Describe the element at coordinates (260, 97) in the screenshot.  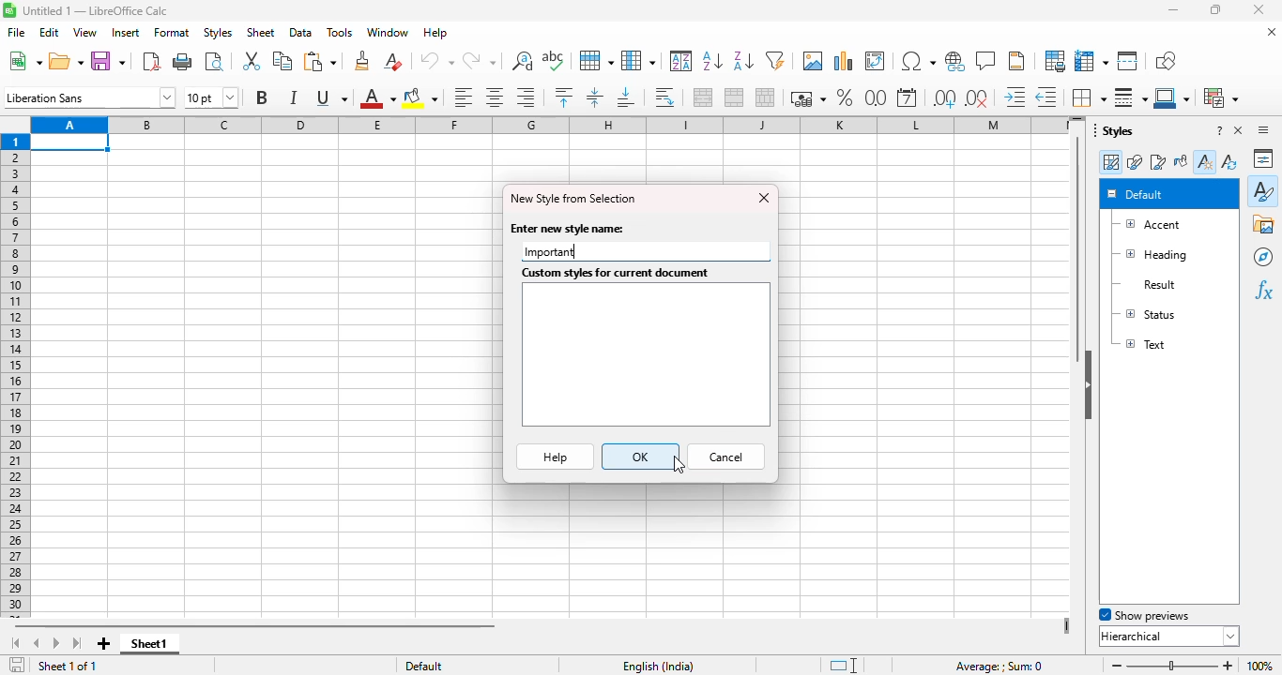
I see `bold` at that location.